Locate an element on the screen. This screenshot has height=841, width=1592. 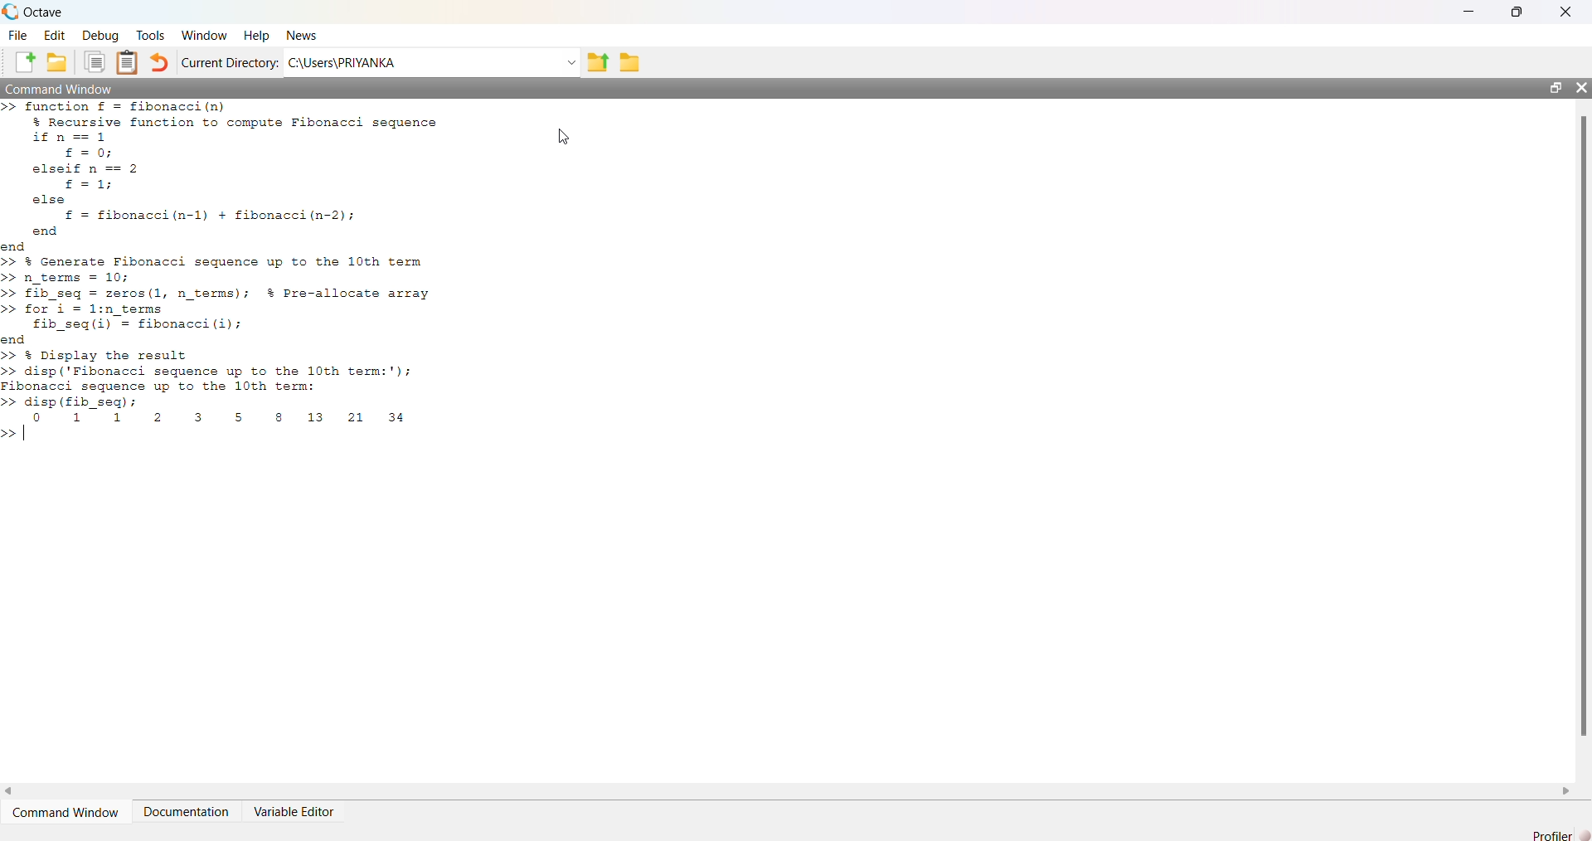
Current Directory: is located at coordinates (231, 62).